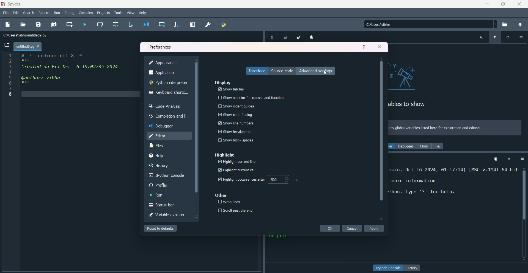  Describe the element at coordinates (352, 229) in the screenshot. I see `cancel` at that location.